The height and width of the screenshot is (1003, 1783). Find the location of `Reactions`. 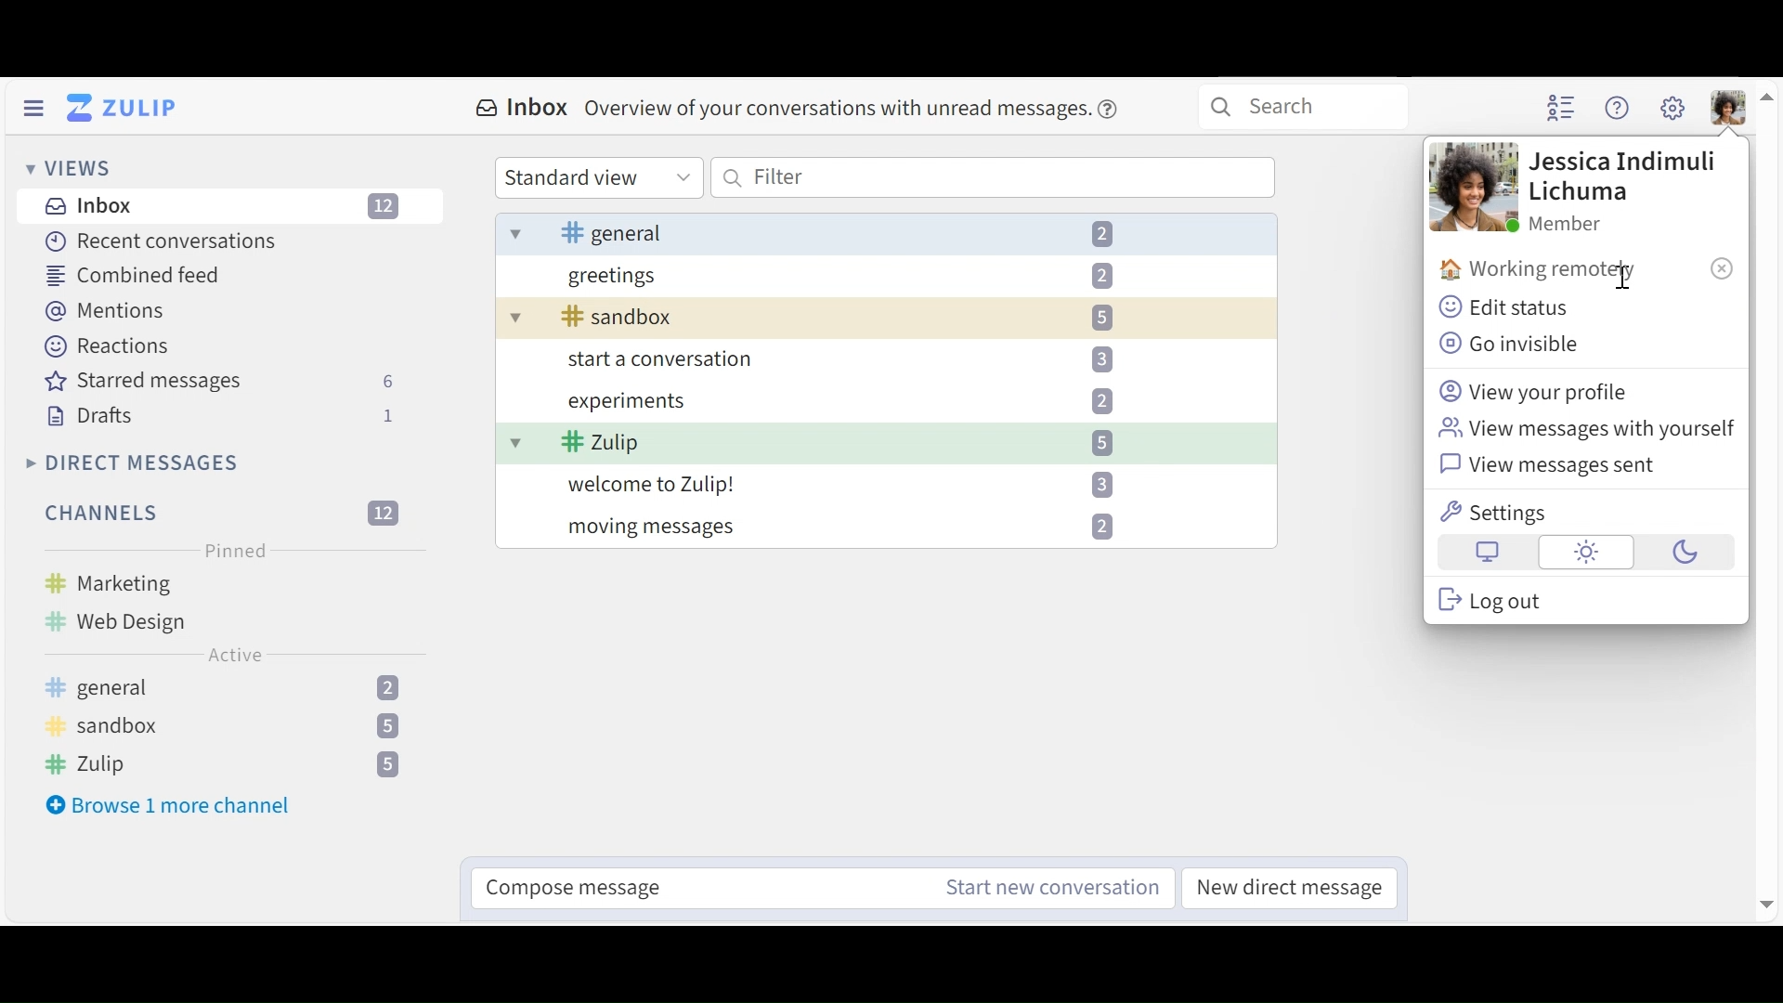

Reactions is located at coordinates (110, 345).